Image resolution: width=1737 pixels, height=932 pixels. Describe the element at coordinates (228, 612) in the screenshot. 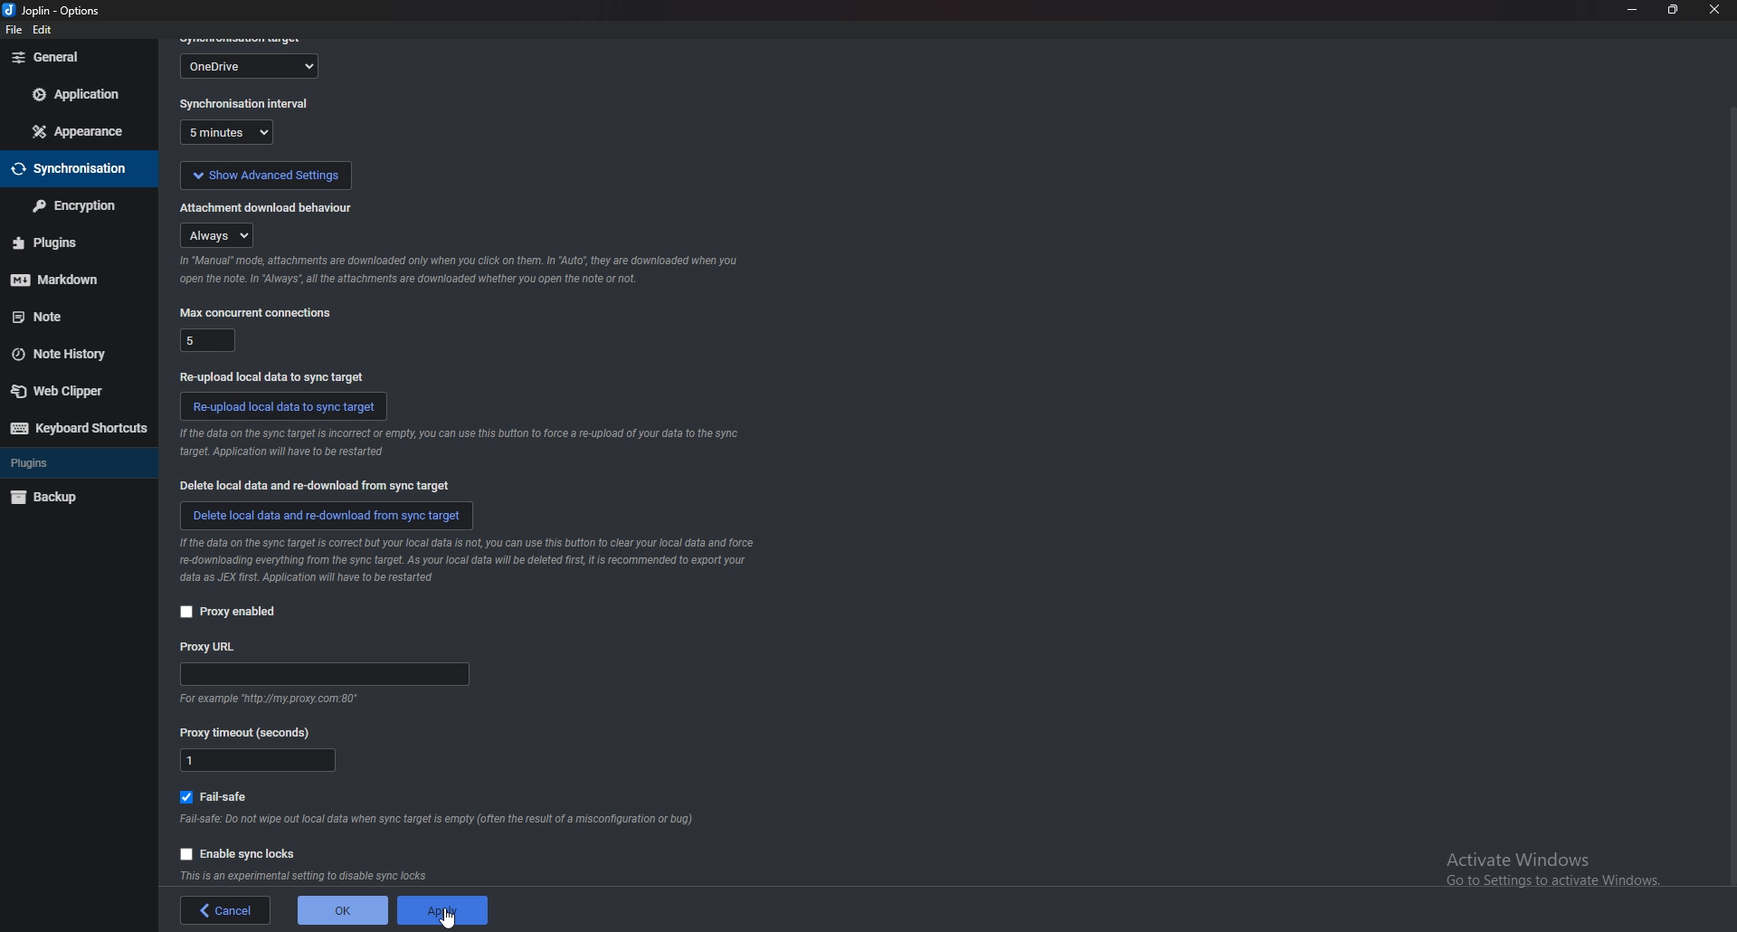

I see `proxy enabled` at that location.